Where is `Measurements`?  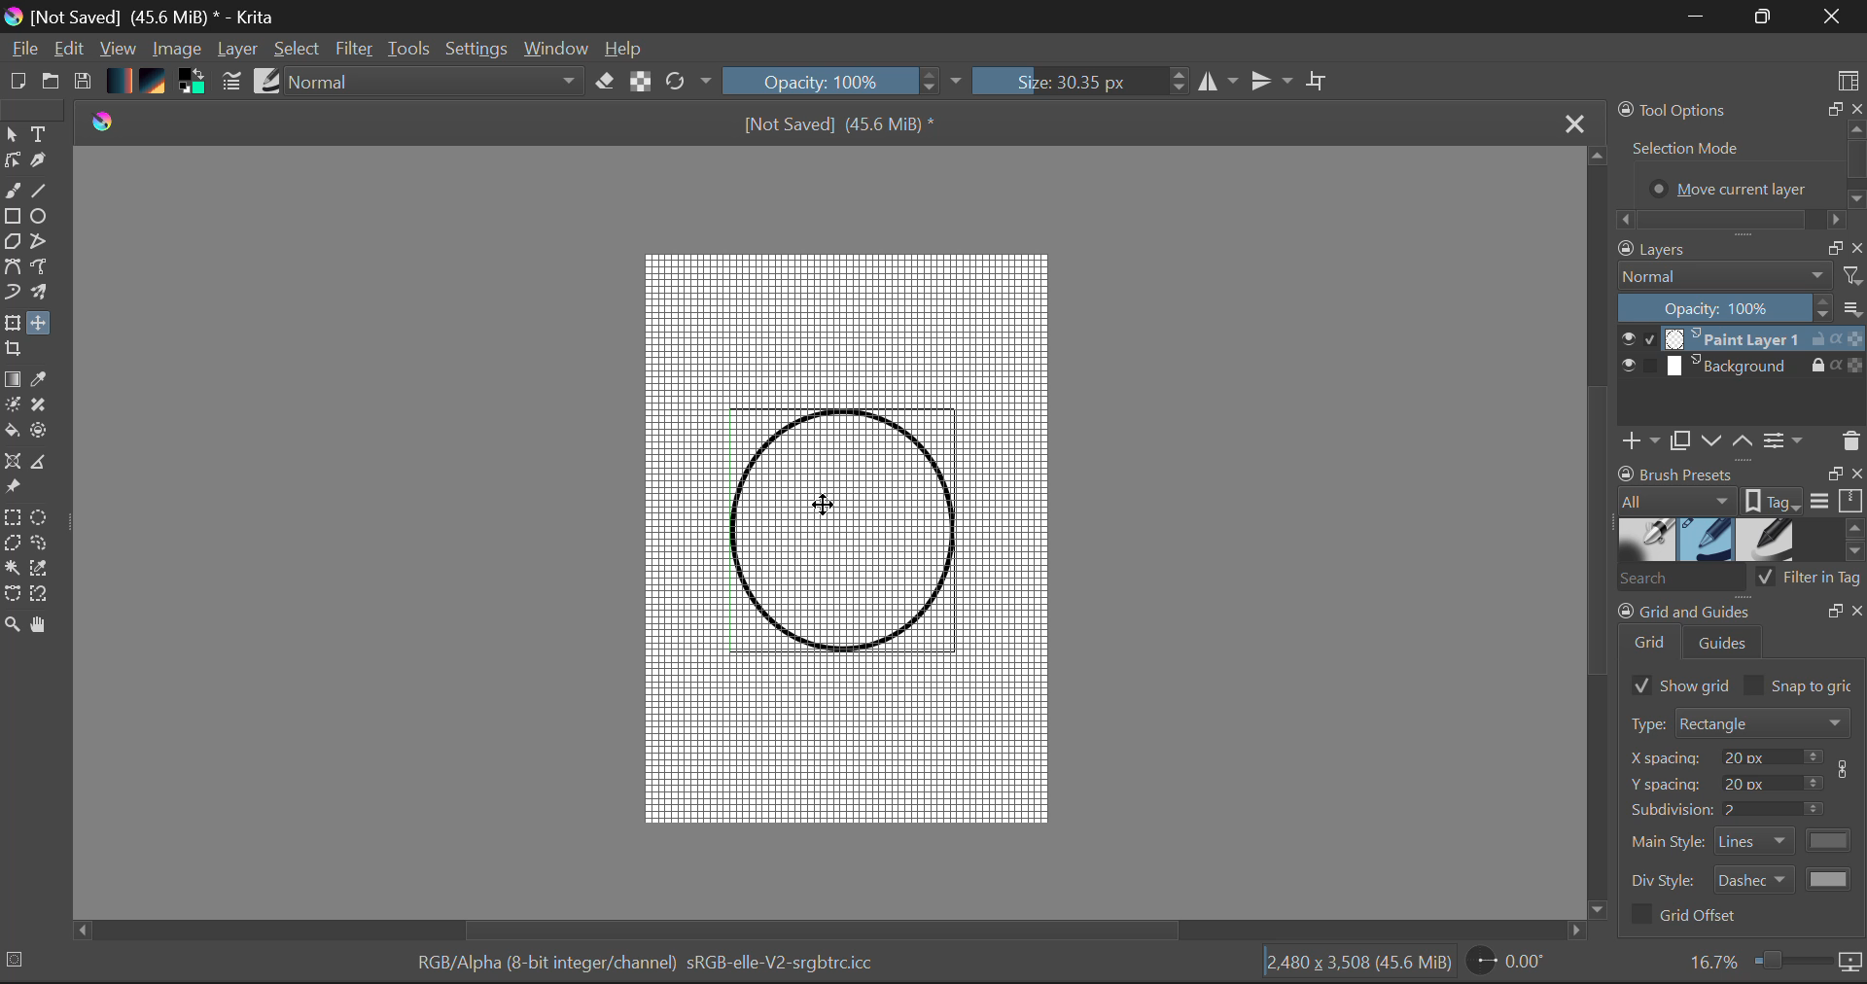 Measurements is located at coordinates (46, 463).